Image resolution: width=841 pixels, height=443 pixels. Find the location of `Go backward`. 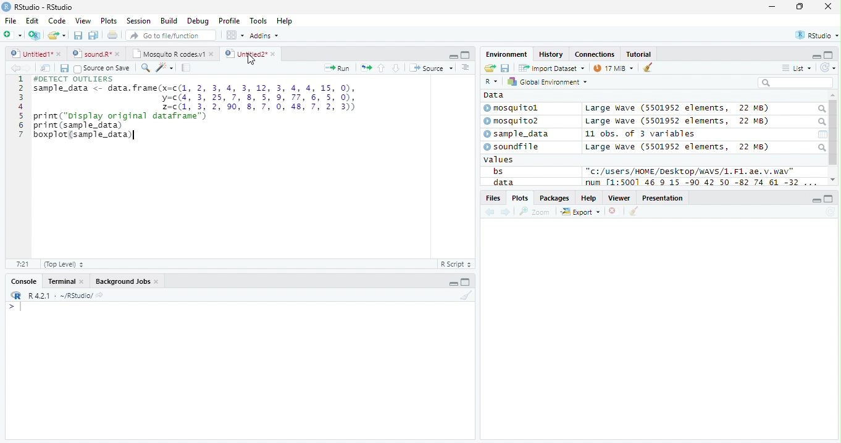

Go backward is located at coordinates (490, 213).